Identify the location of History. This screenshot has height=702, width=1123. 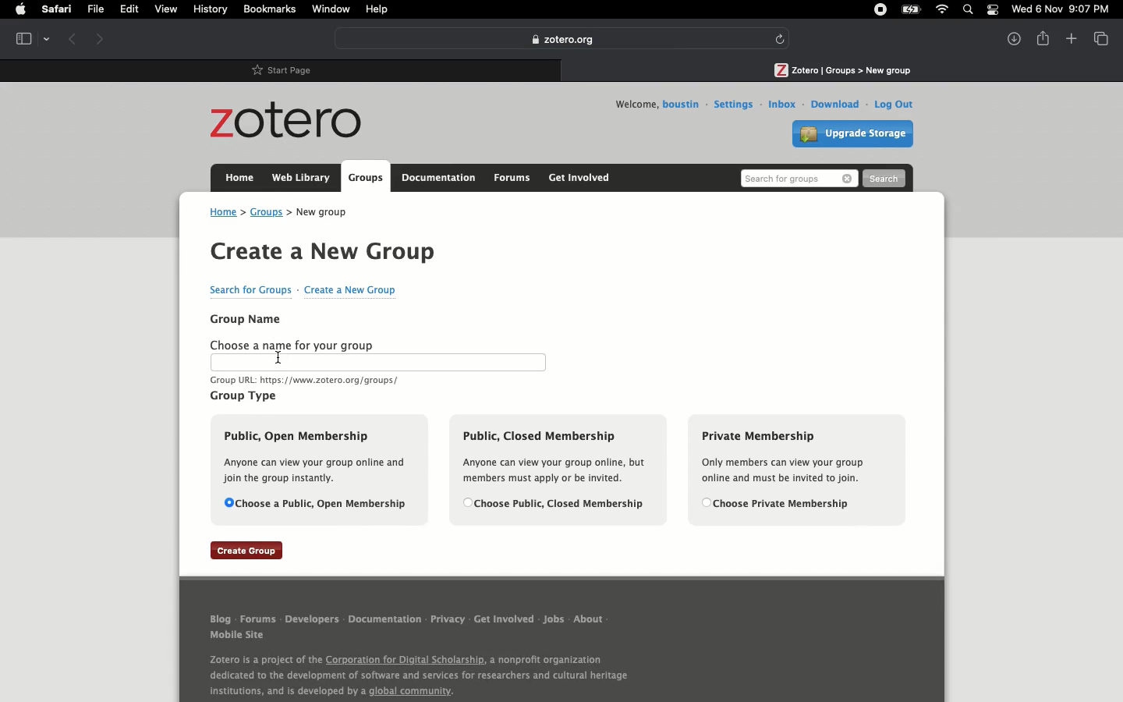
(210, 10).